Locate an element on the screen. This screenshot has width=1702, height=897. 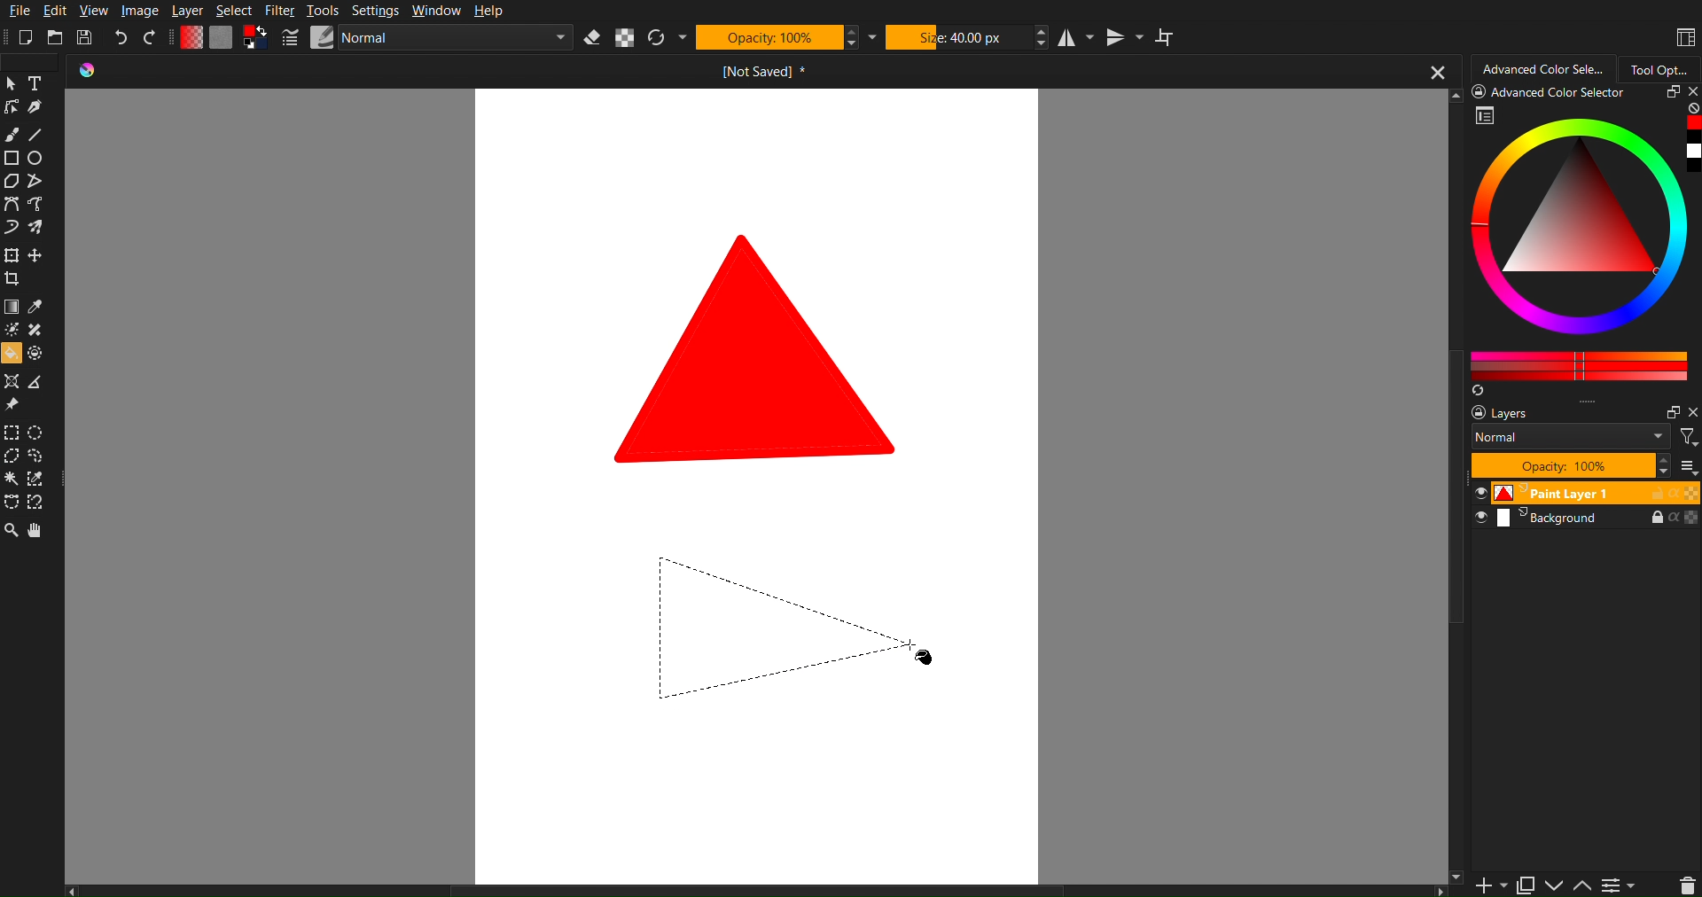
Pan is located at coordinates (44, 533).